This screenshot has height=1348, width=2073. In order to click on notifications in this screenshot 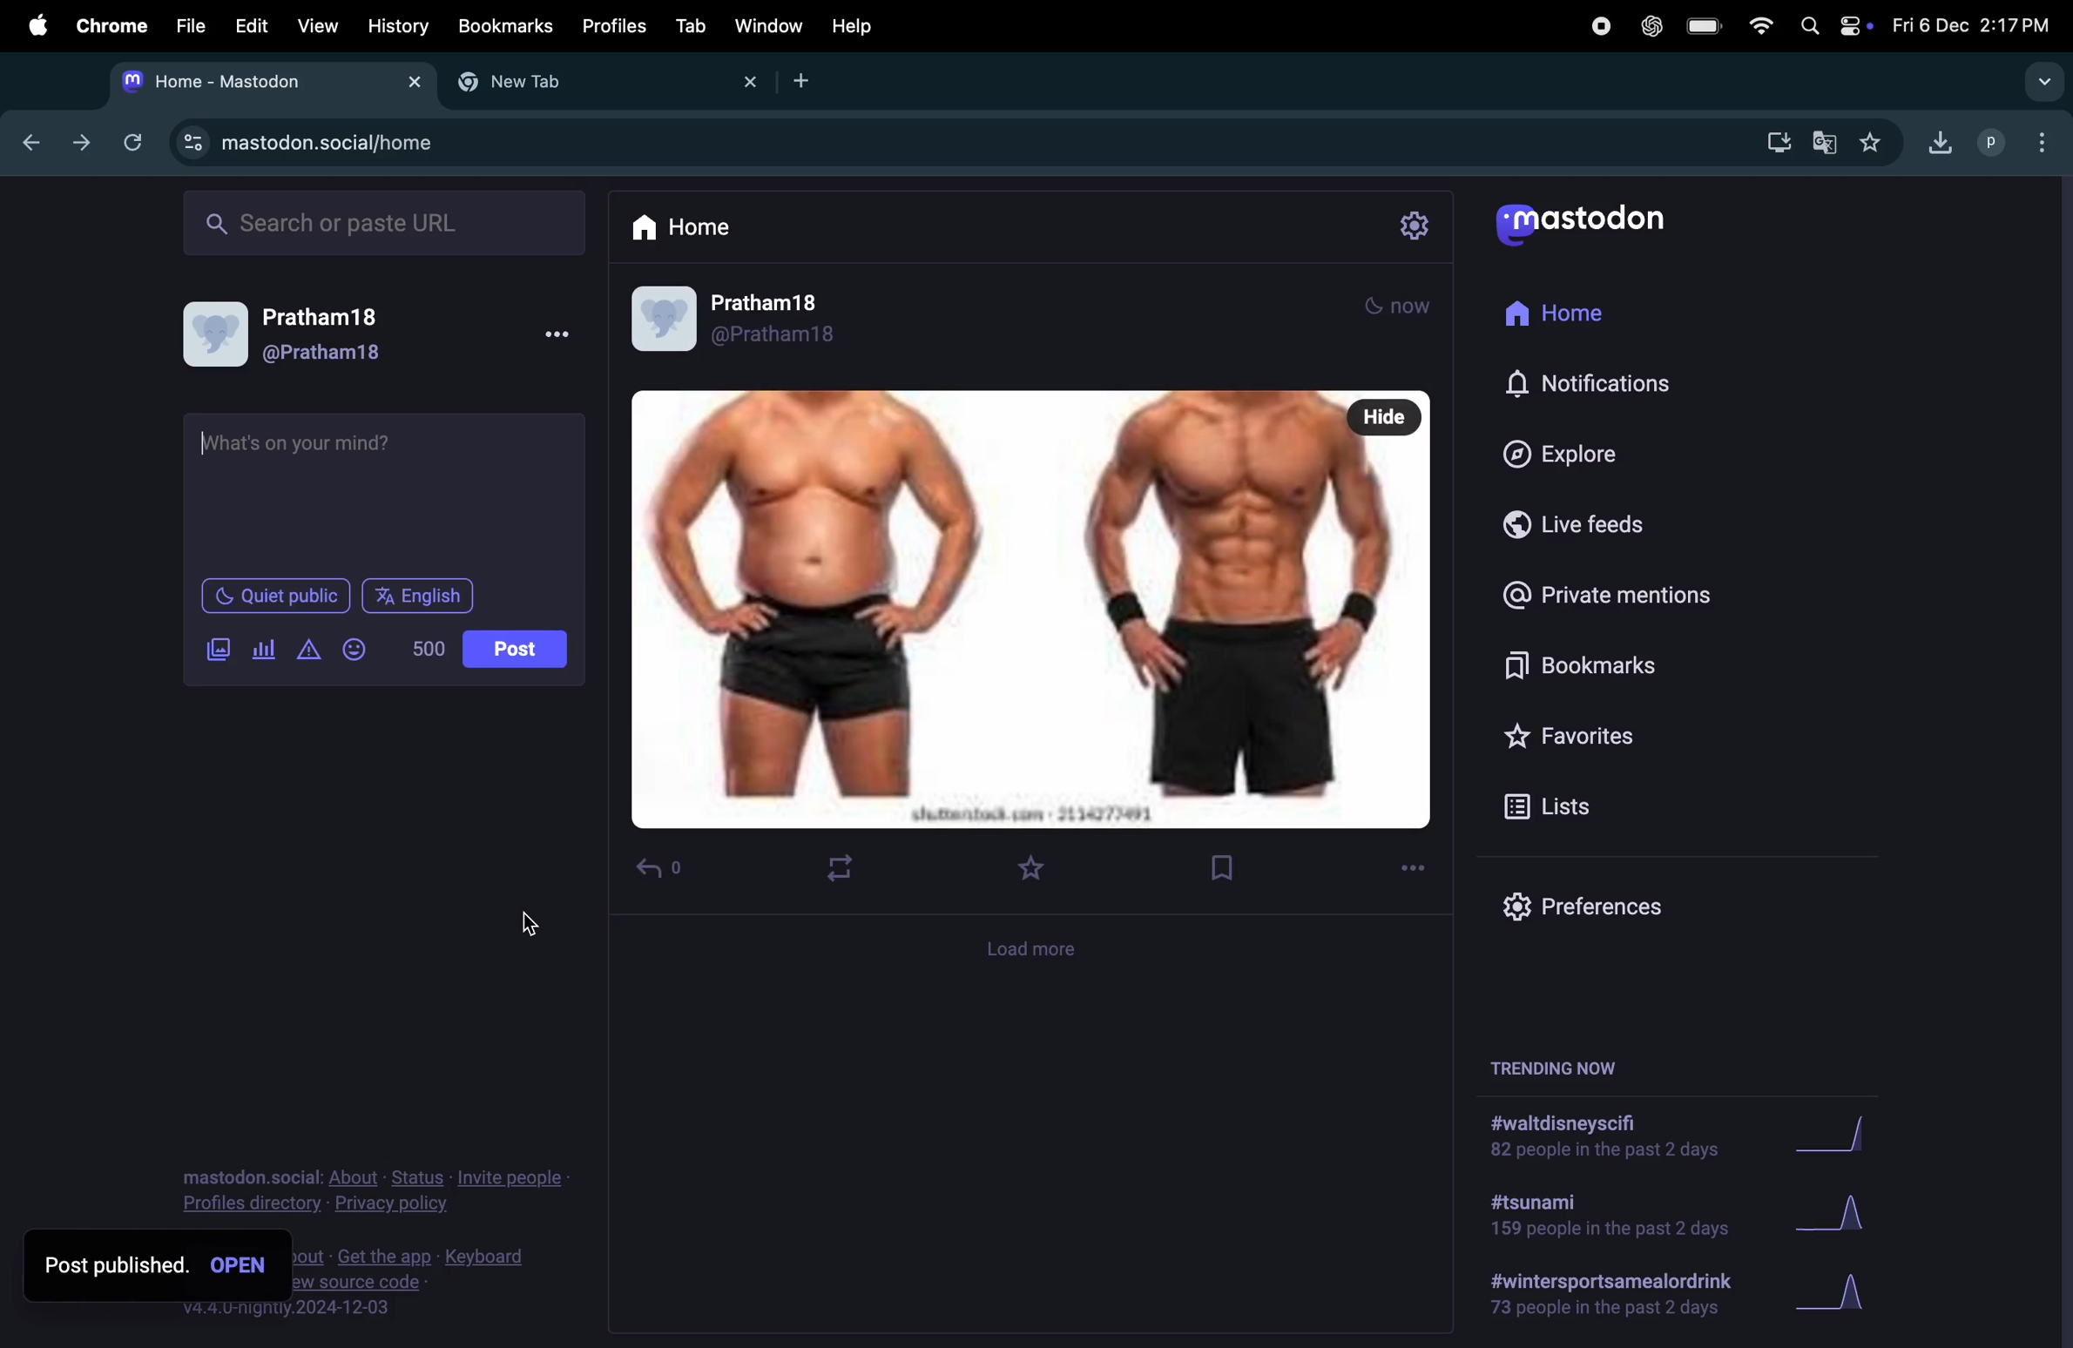, I will do `click(1596, 384)`.